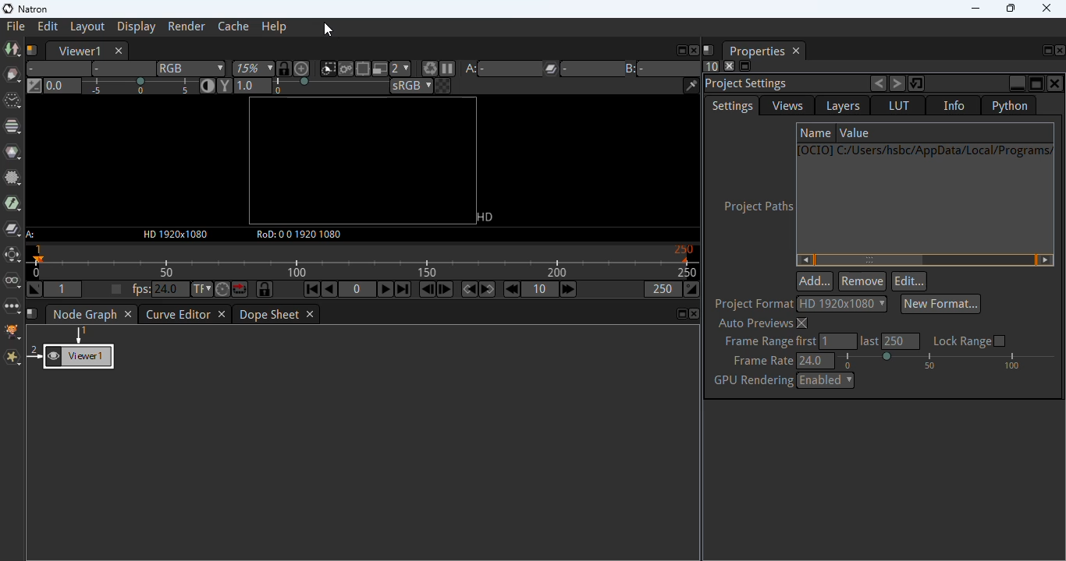  I want to click on when checked, the viewer will render the image in its entirety and not just the visible portion, so click(345, 69).